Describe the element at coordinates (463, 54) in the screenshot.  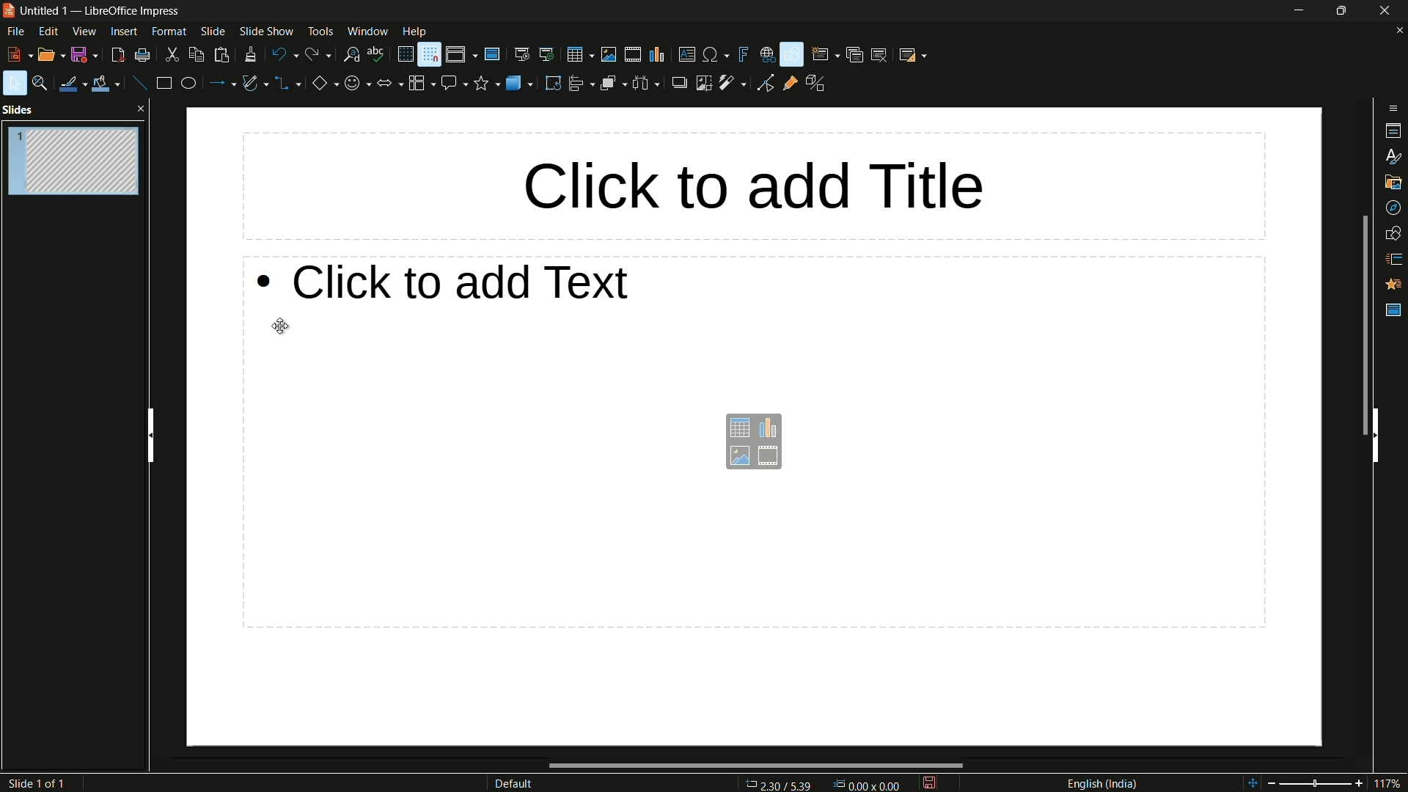
I see `display views` at that location.